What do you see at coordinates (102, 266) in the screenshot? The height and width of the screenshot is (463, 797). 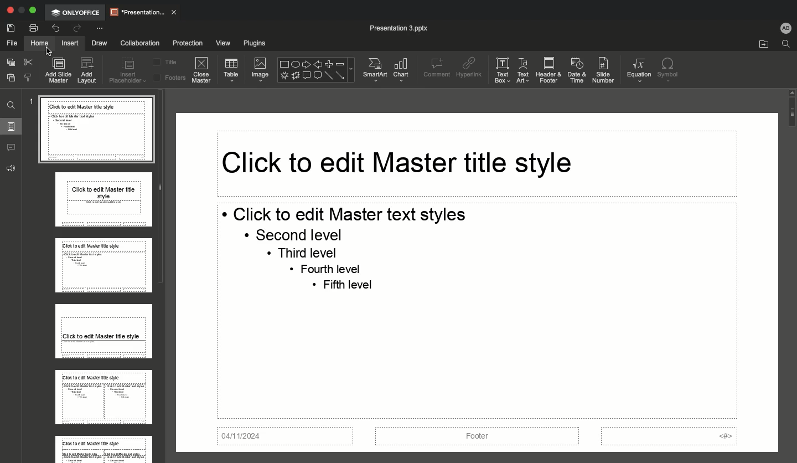 I see `Layout master slide 3` at bounding box center [102, 266].